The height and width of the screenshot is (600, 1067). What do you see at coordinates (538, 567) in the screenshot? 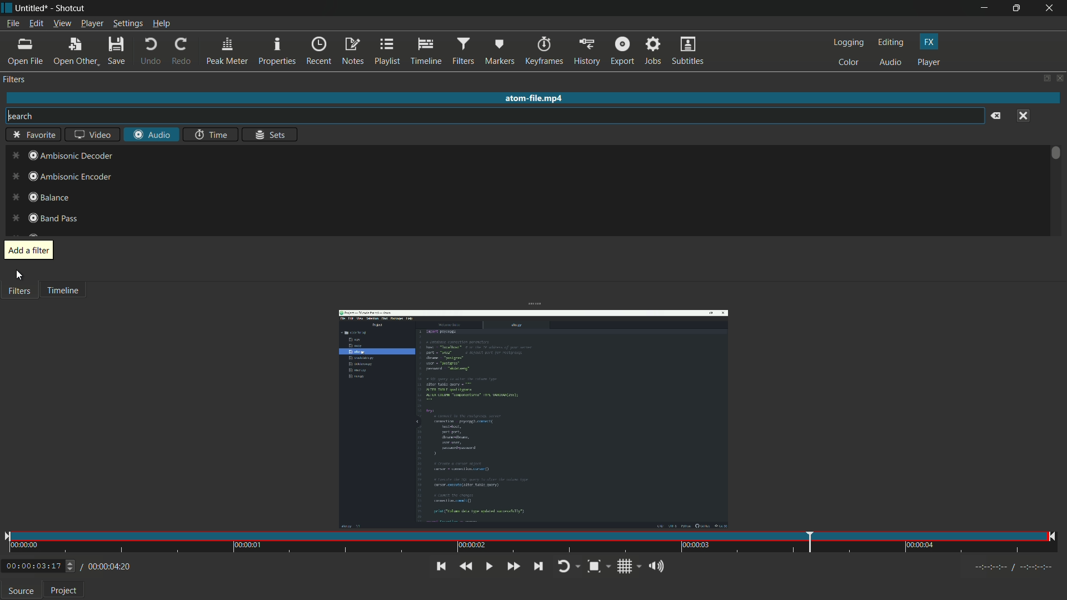
I see `skip to next point` at bounding box center [538, 567].